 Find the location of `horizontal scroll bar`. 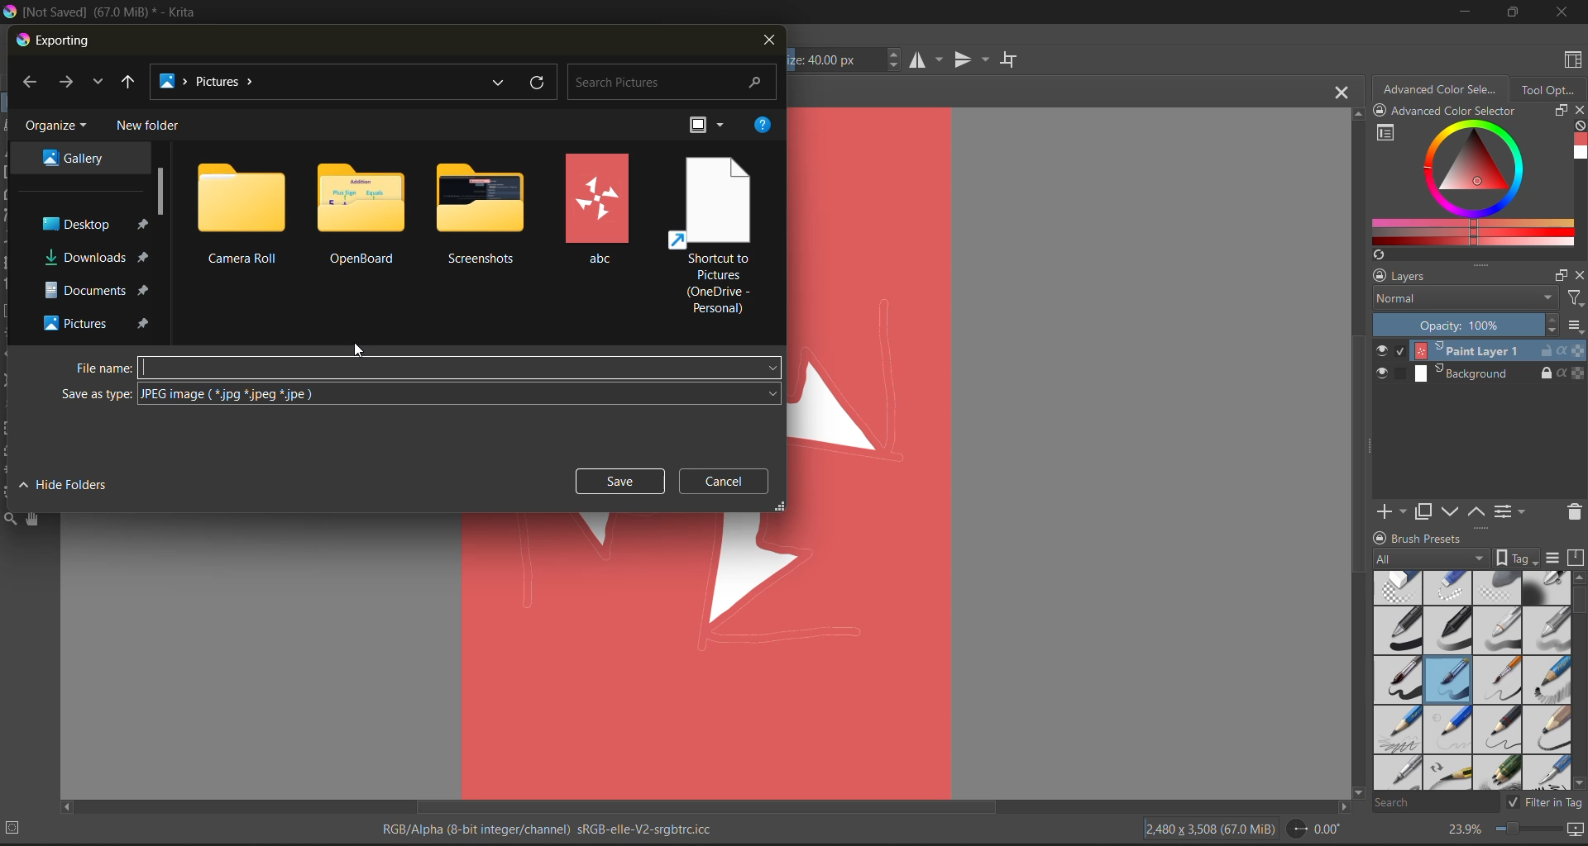

horizontal scroll bar is located at coordinates (1578, 602).